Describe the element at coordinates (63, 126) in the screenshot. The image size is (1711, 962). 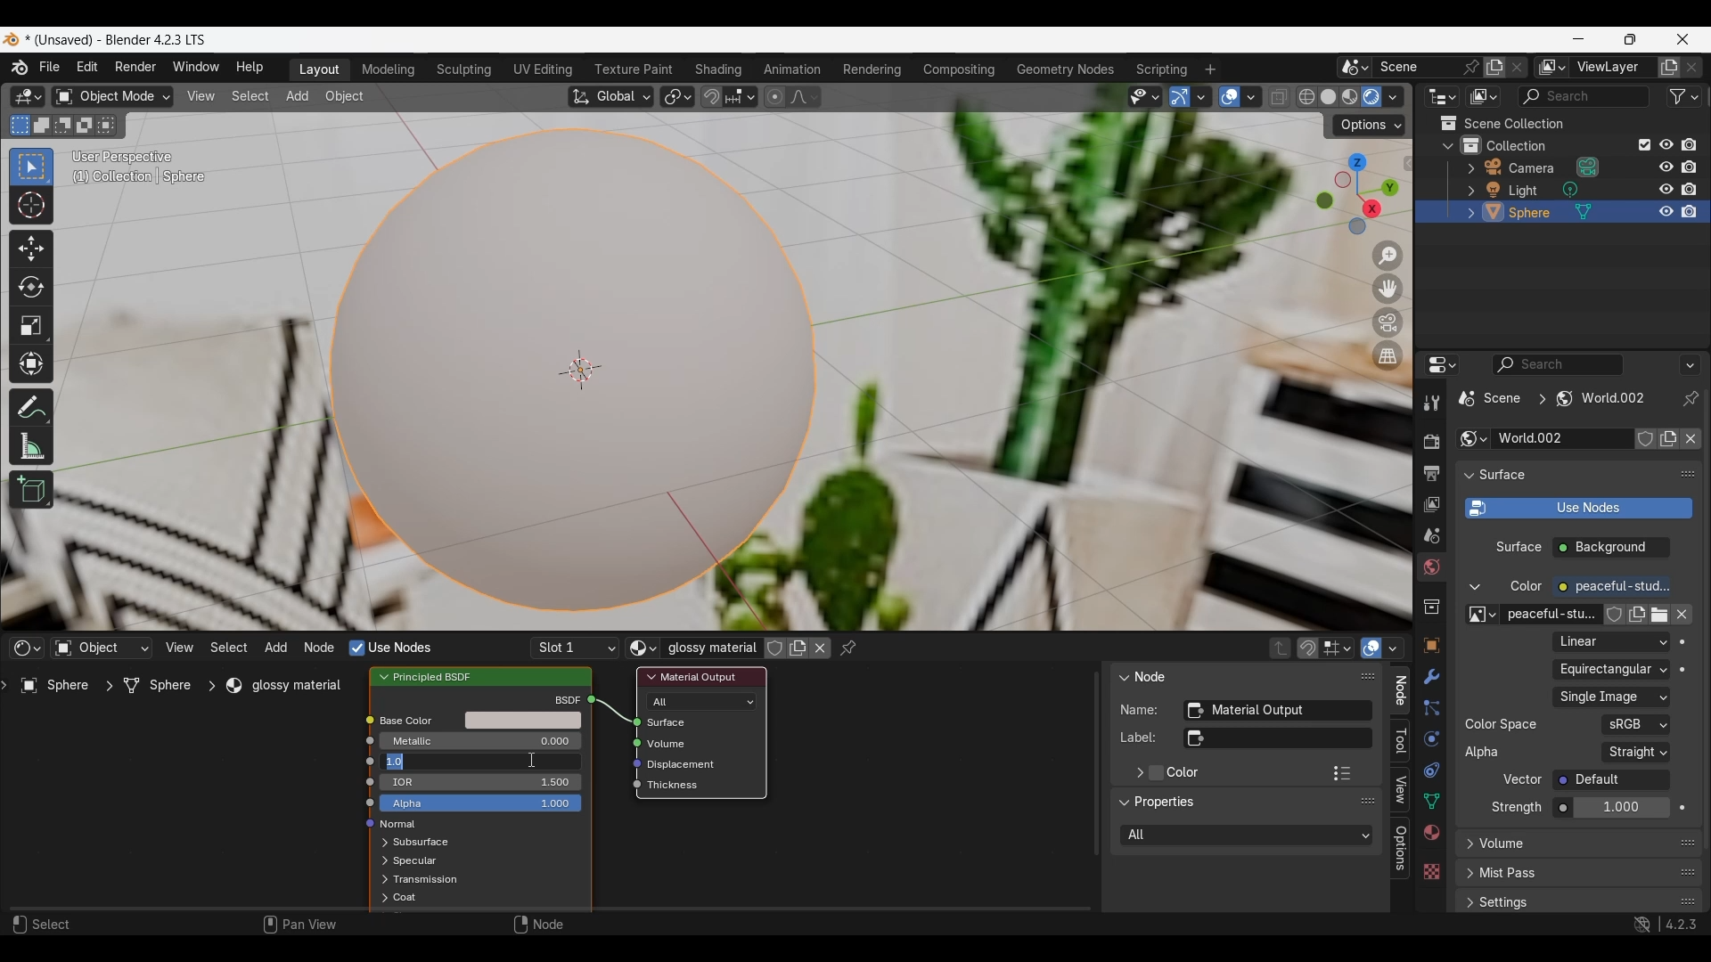
I see `Subtract existing selection` at that location.